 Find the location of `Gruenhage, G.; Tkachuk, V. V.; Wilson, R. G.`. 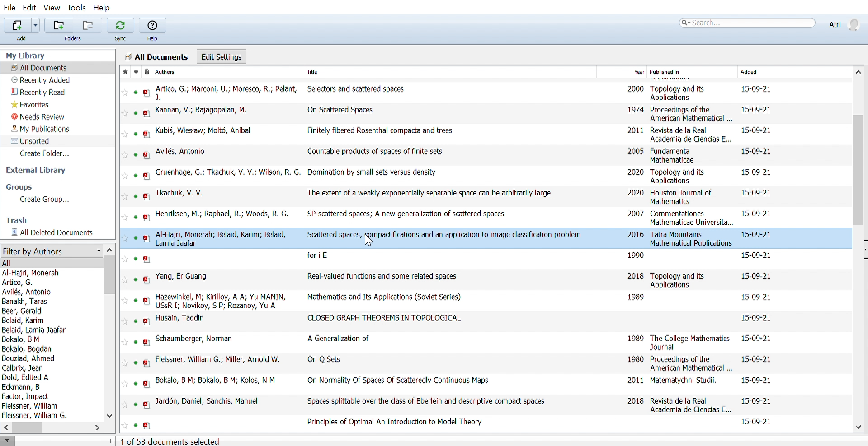

Gruenhage, G.; Tkachuk, V. V.; Wilson, R. G. is located at coordinates (227, 172).